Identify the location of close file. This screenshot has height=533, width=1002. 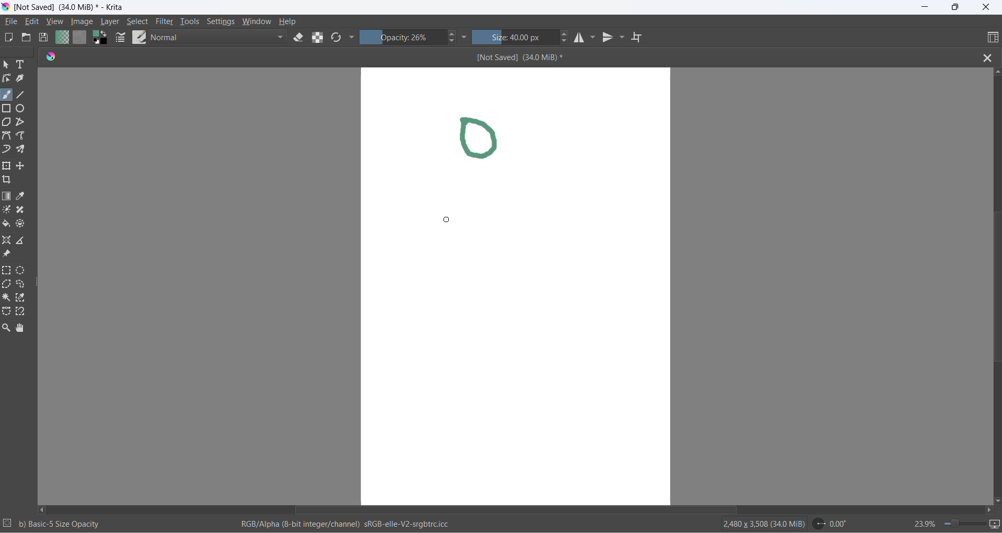
(985, 57).